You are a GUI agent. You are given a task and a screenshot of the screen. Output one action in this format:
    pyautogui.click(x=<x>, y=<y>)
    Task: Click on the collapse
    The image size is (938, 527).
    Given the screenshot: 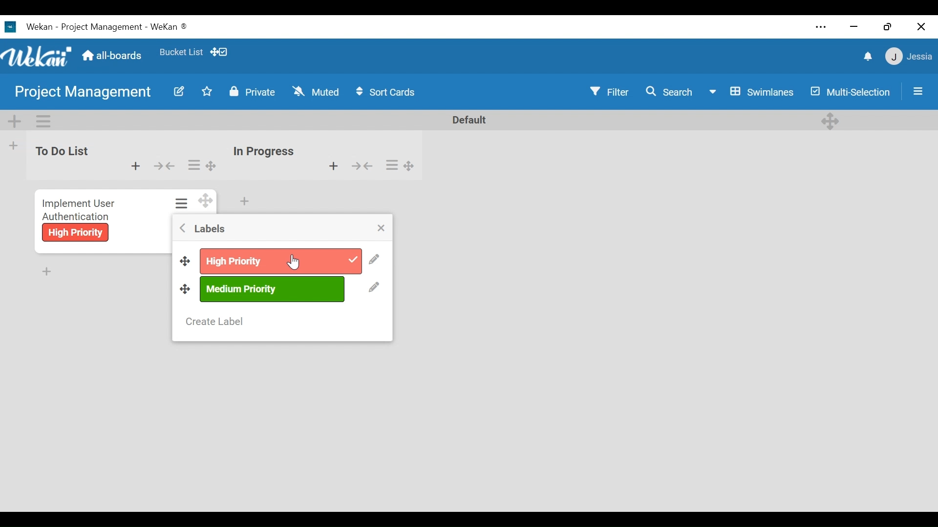 What is the action you would take?
    pyautogui.click(x=363, y=166)
    